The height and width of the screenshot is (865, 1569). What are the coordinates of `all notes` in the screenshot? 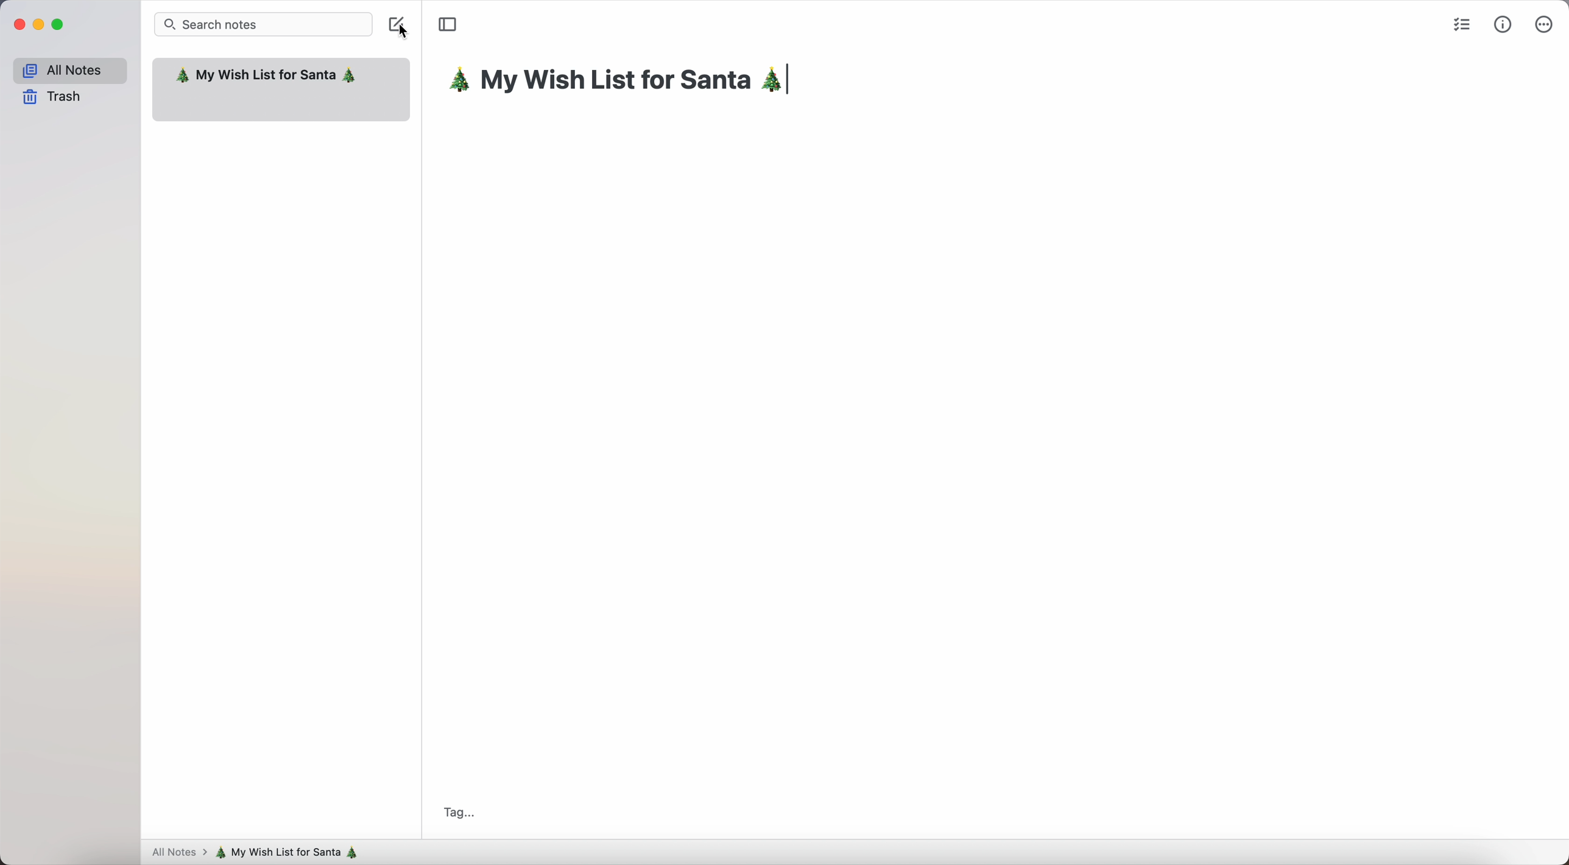 It's located at (69, 68).